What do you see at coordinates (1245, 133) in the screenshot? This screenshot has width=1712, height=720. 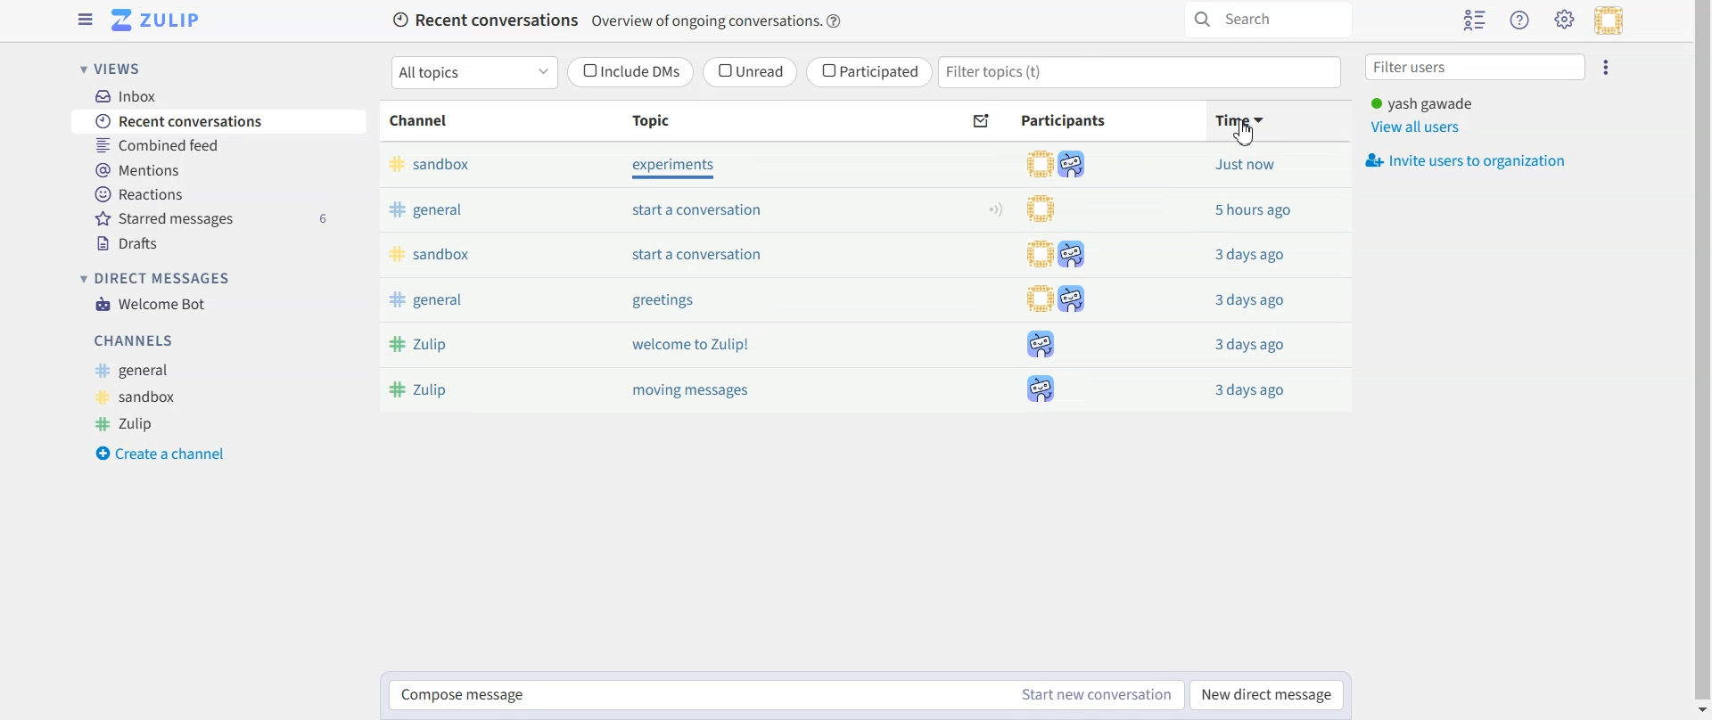 I see `cursor` at bounding box center [1245, 133].